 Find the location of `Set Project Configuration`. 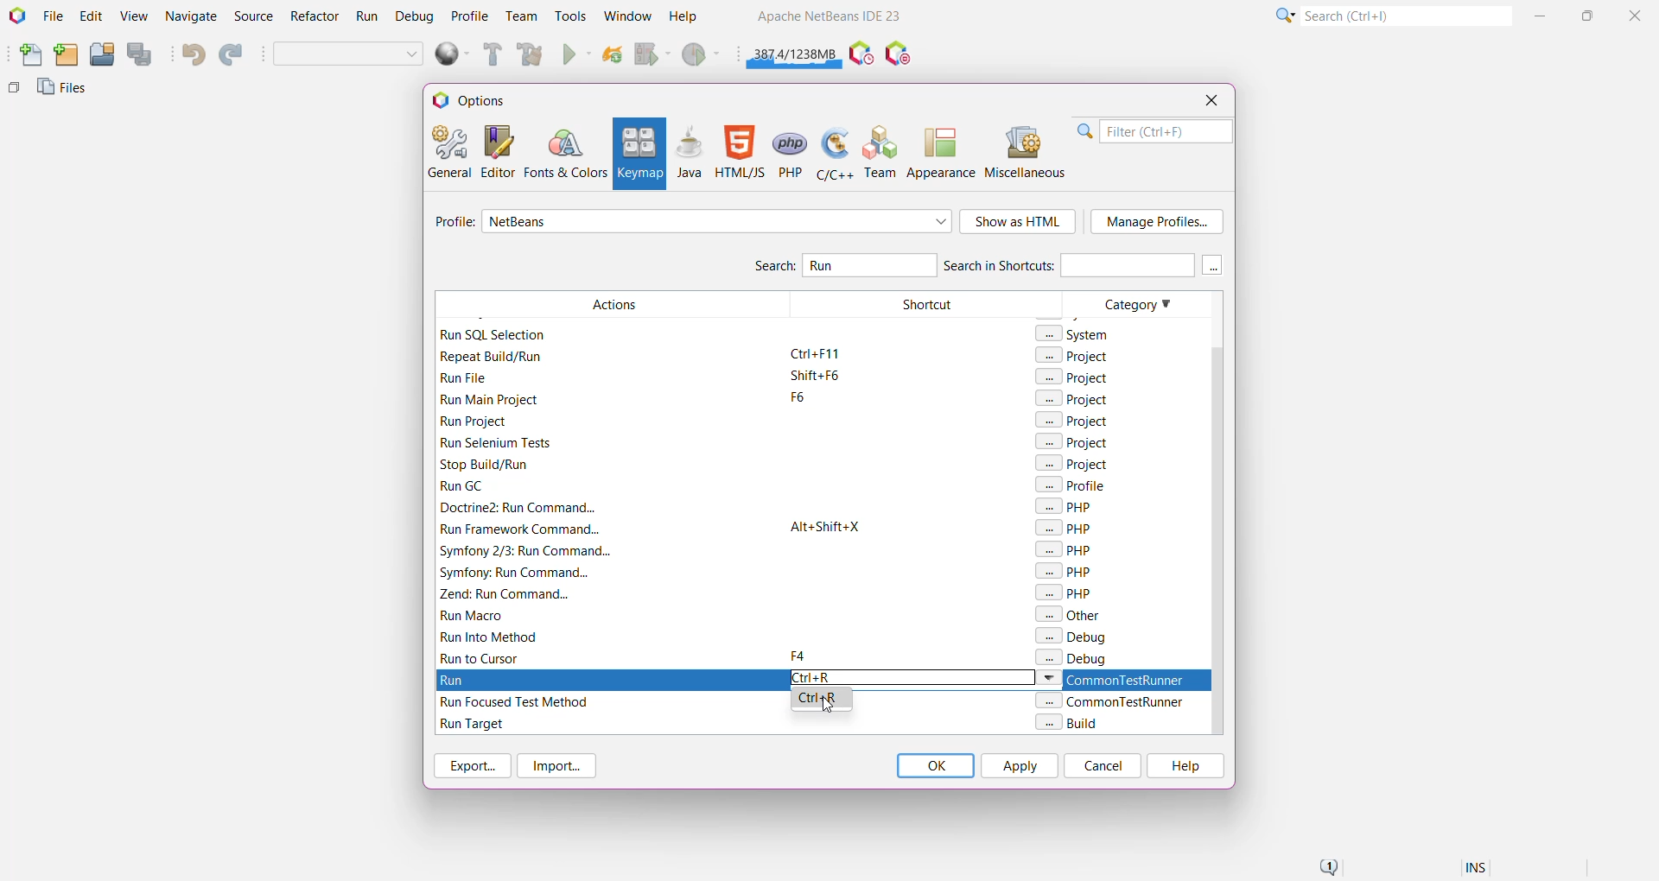

Set Project Configuration is located at coordinates (349, 55).